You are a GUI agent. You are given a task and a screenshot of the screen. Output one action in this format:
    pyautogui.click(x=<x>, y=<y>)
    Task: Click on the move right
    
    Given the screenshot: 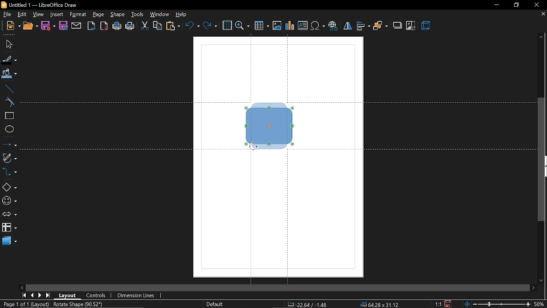 What is the action you would take?
    pyautogui.click(x=532, y=288)
    